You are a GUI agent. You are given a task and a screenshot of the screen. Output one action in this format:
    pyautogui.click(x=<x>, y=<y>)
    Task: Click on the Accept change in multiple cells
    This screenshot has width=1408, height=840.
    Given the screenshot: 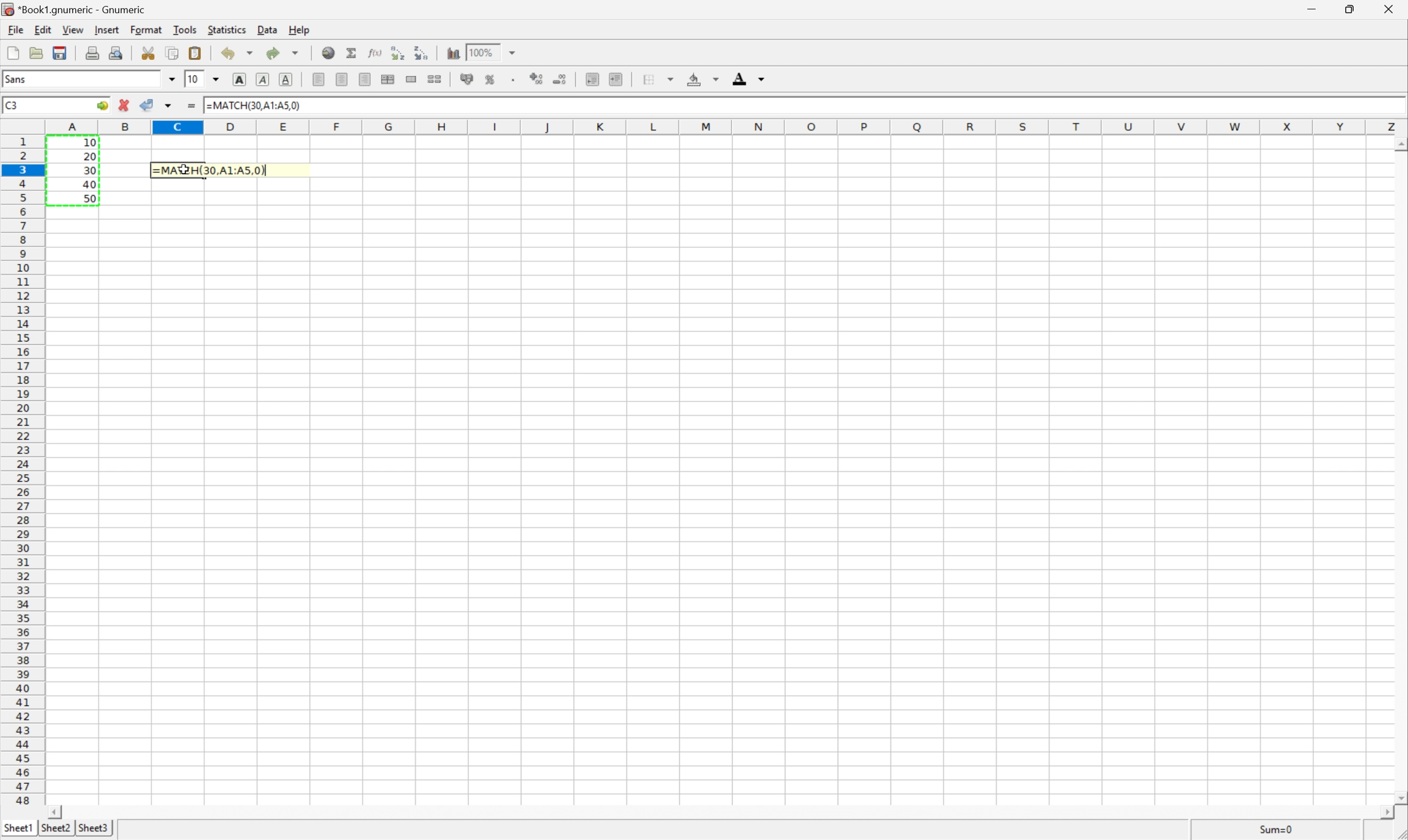 What is the action you would take?
    pyautogui.click(x=168, y=106)
    